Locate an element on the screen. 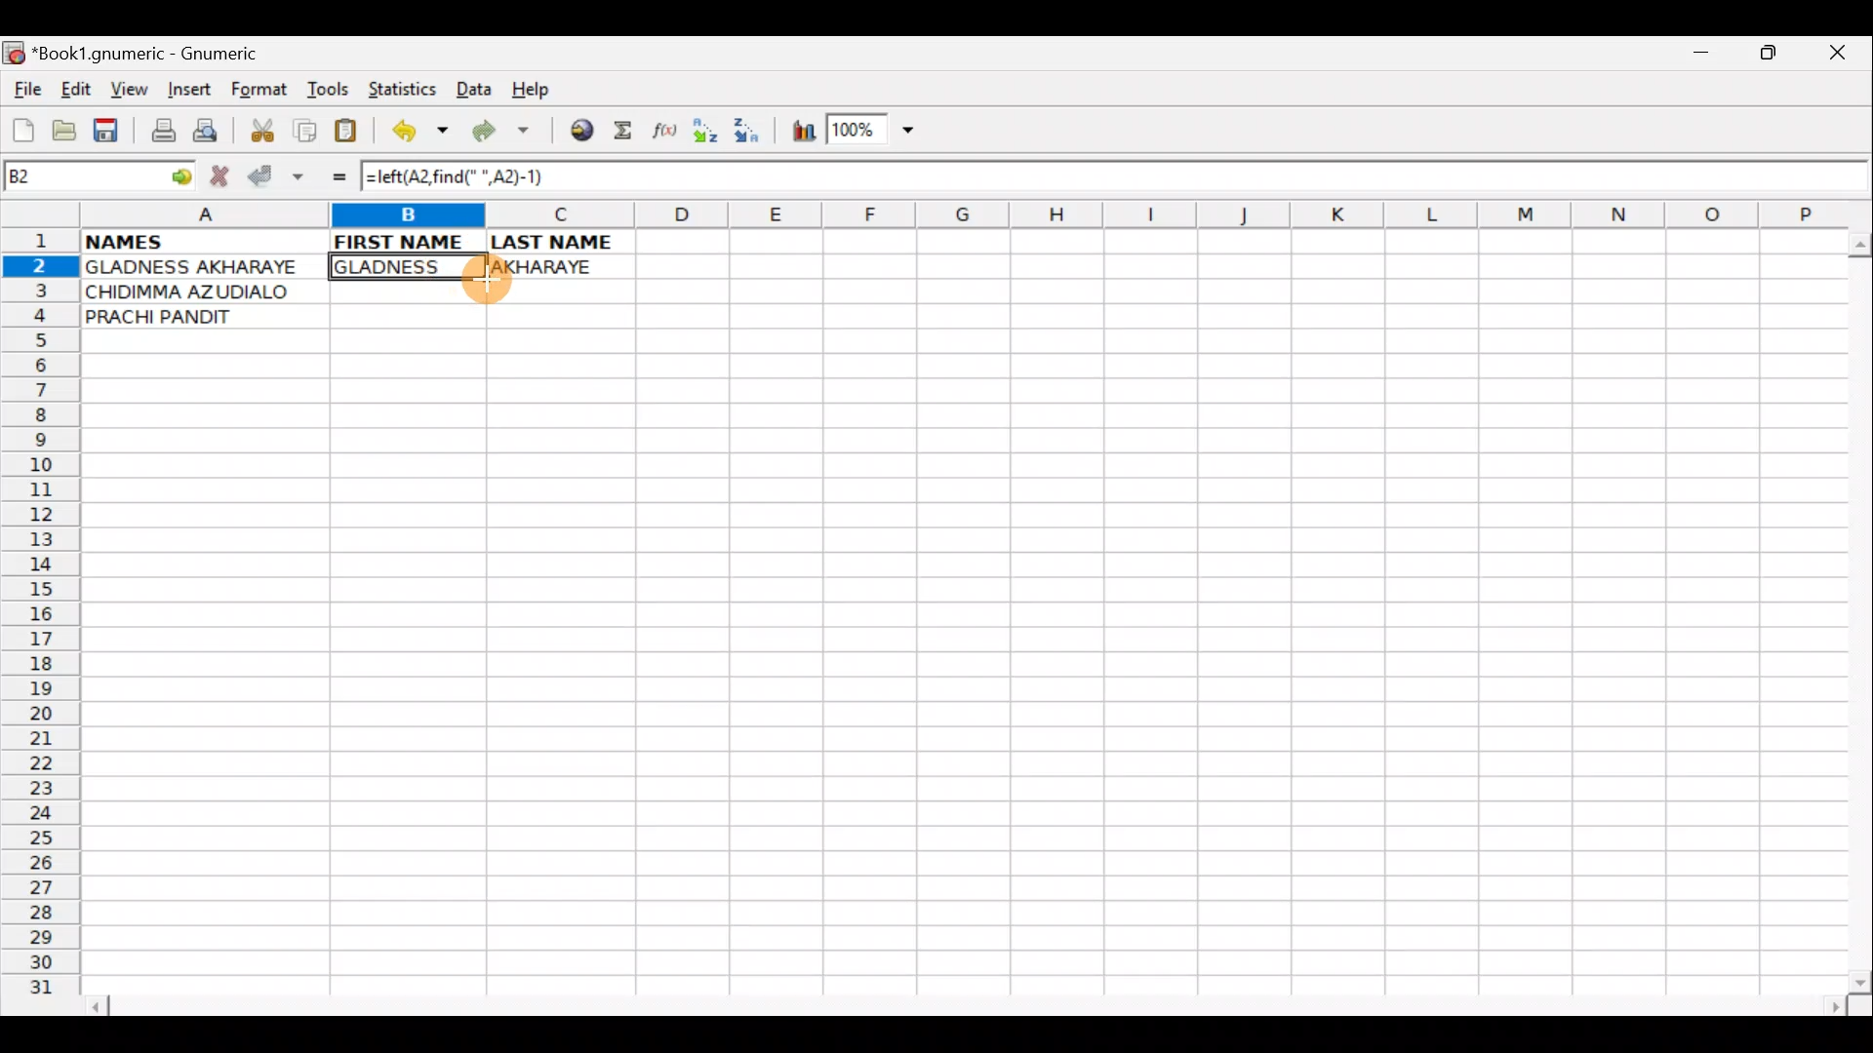 The width and height of the screenshot is (1873, 1053). FIRST NAME is located at coordinates (402, 240).